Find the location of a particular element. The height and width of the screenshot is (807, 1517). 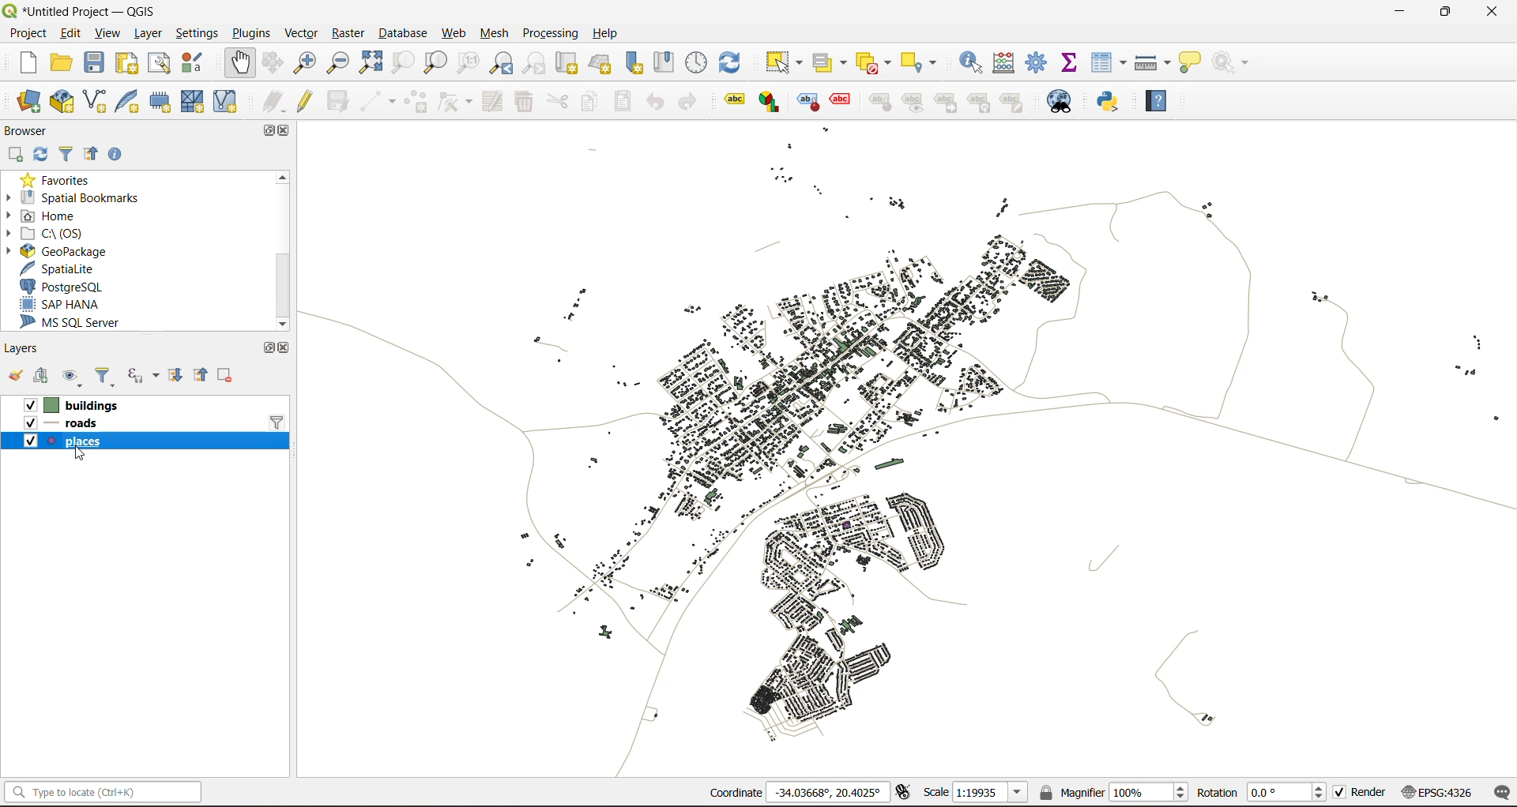

statistical summary is located at coordinates (1075, 63).